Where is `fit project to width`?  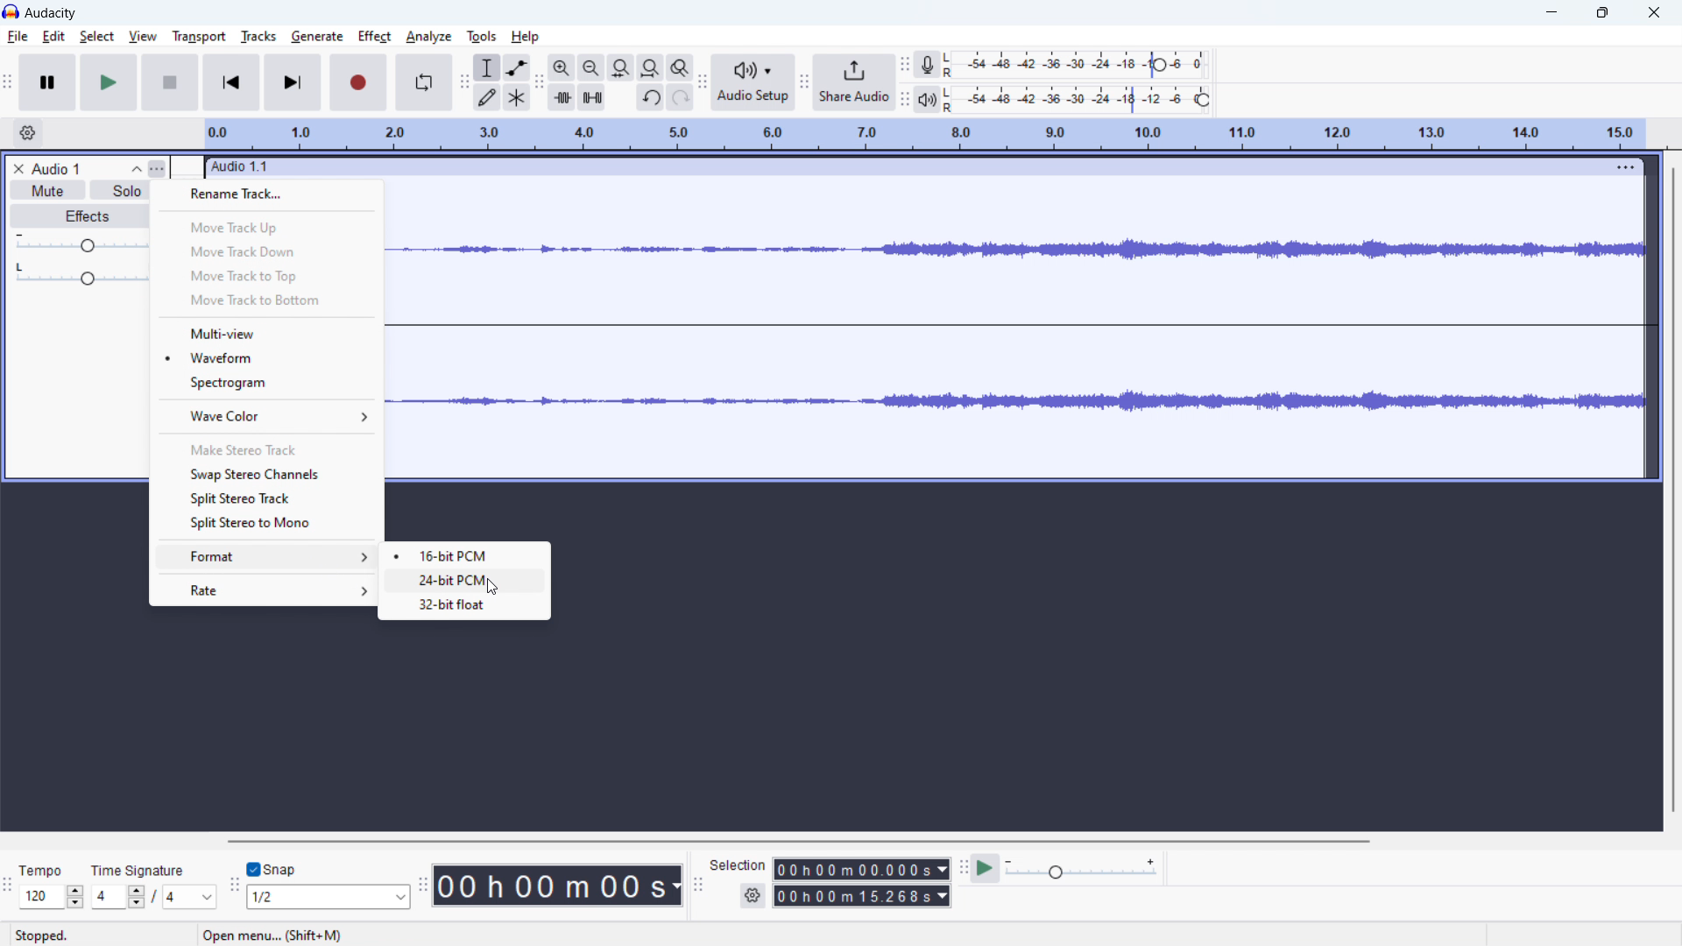 fit project to width is located at coordinates (650, 67).